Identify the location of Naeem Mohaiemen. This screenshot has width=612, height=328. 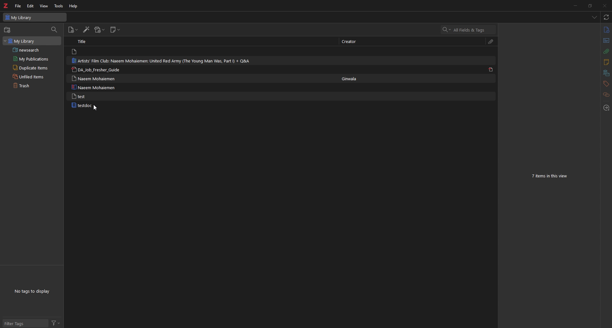
(93, 78).